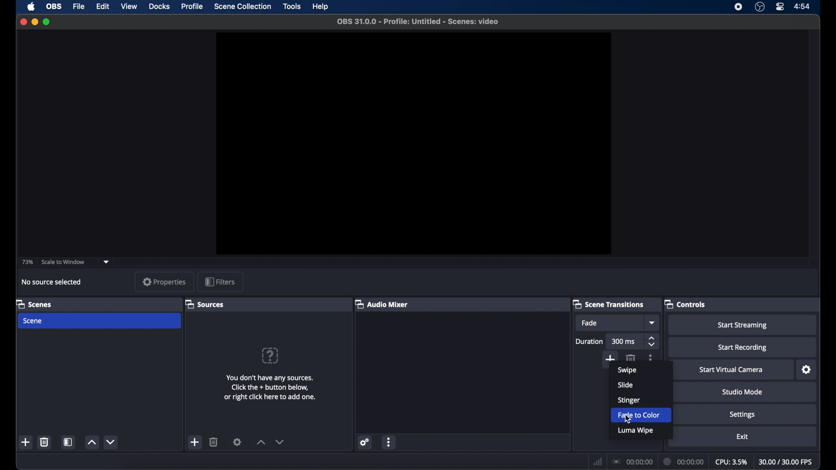 This screenshot has width=836, height=470. Describe the element at coordinates (104, 7) in the screenshot. I see `edit` at that location.